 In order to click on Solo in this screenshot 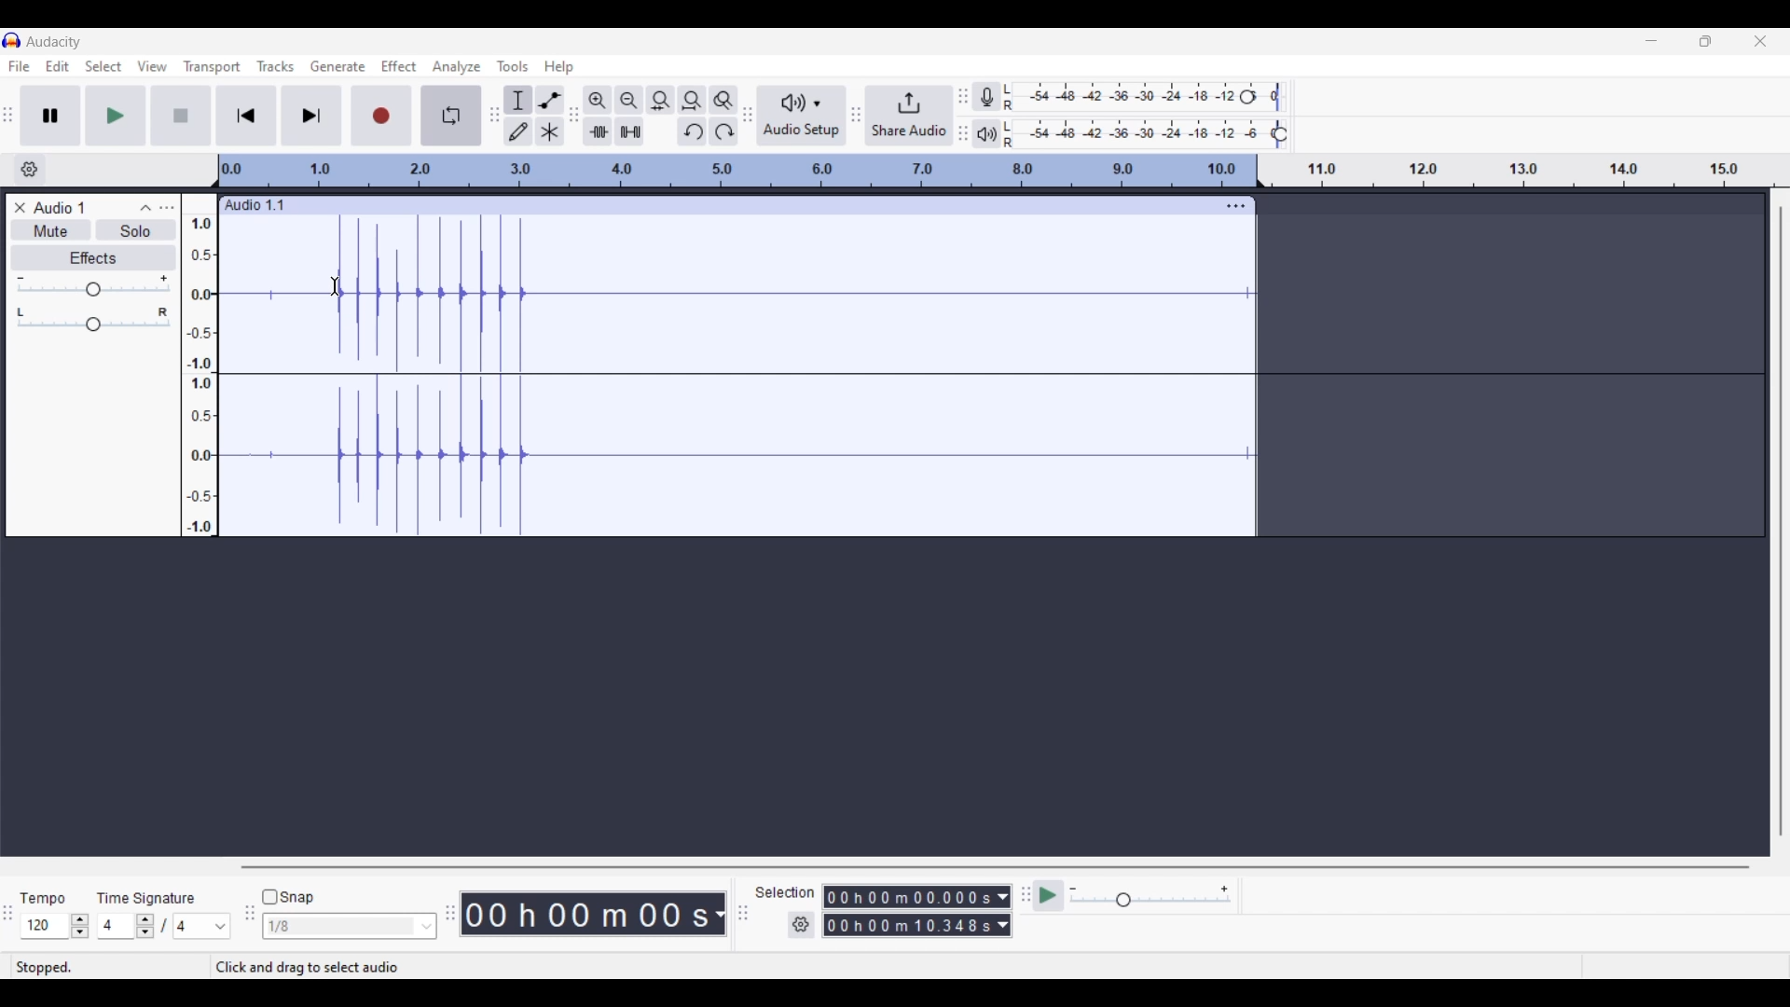, I will do `click(135, 229)`.